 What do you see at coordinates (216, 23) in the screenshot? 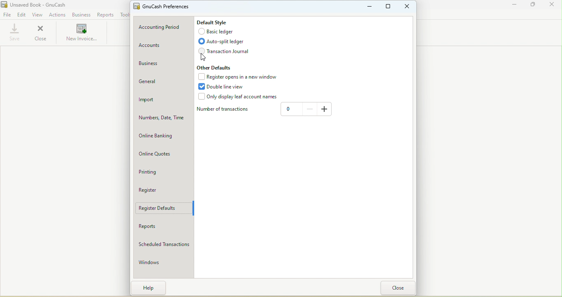
I see `Default style` at bounding box center [216, 23].